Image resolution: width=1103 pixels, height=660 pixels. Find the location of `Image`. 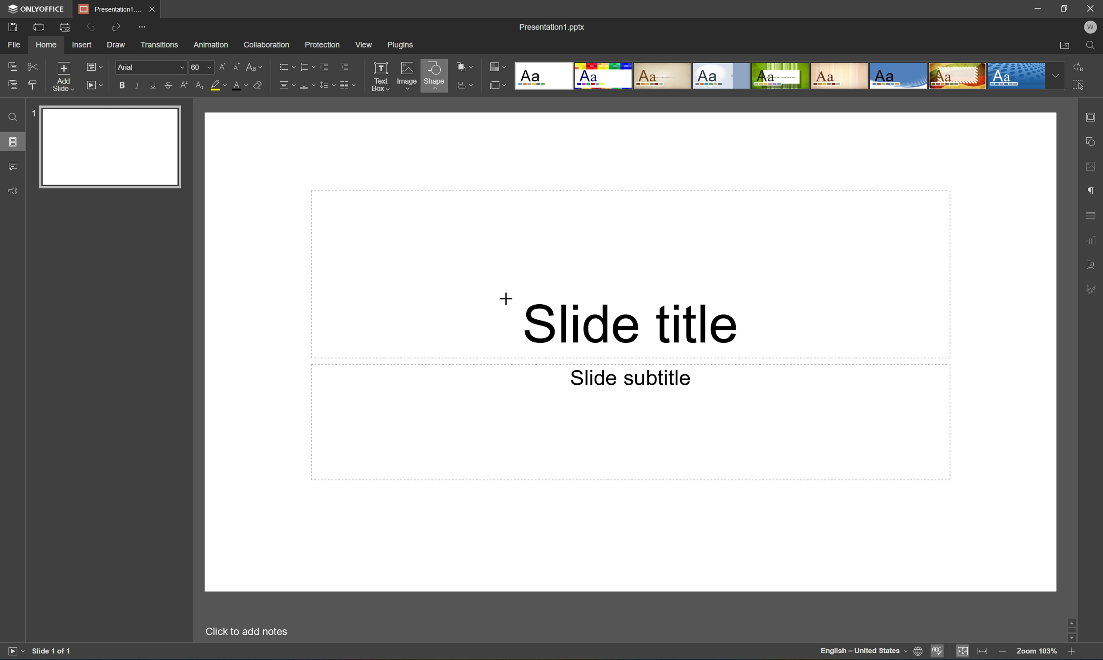

Image is located at coordinates (405, 74).